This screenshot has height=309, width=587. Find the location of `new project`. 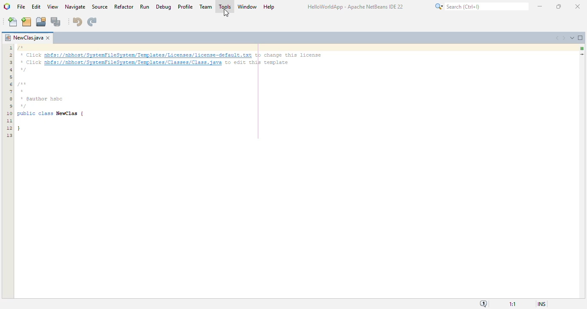

new project is located at coordinates (27, 21).